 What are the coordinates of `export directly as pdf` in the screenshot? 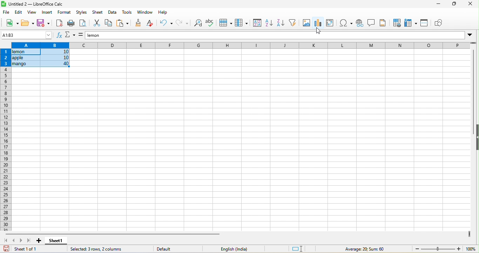 It's located at (58, 22).